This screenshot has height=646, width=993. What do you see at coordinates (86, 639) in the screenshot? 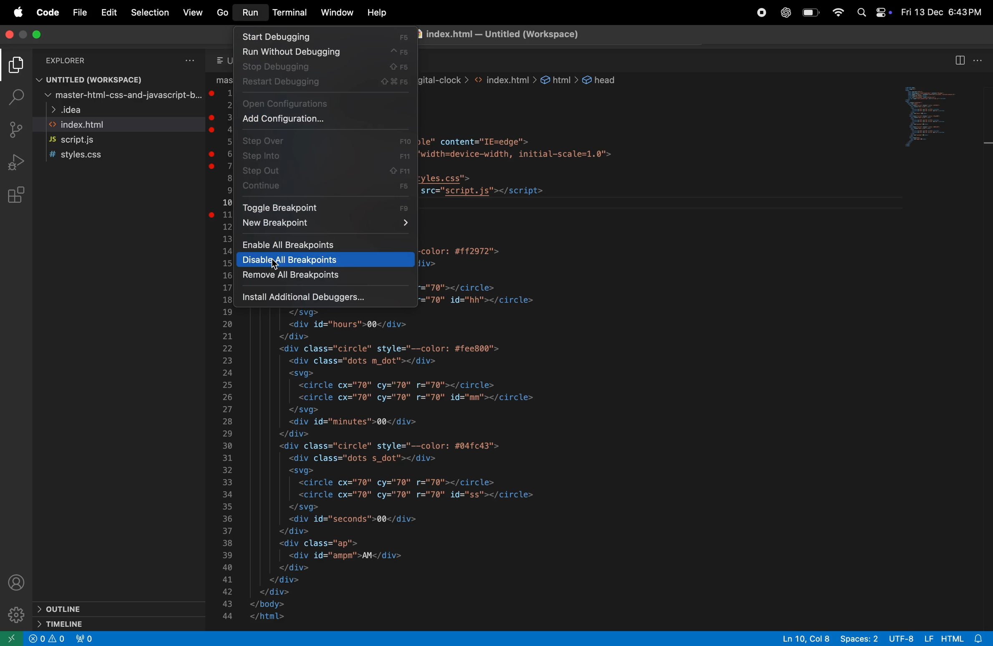
I see `no forwarded` at bounding box center [86, 639].